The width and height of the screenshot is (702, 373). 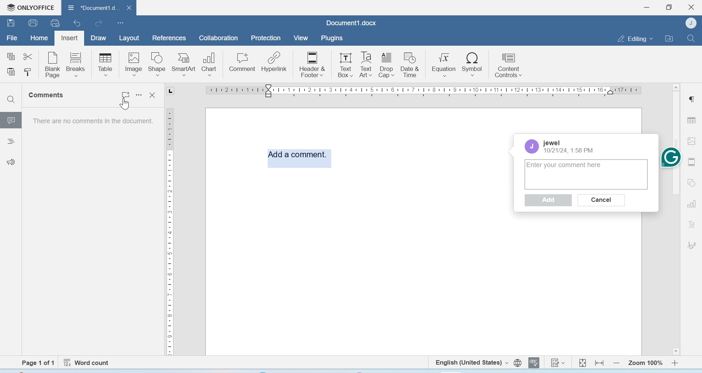 What do you see at coordinates (12, 72) in the screenshot?
I see `Paste` at bounding box center [12, 72].